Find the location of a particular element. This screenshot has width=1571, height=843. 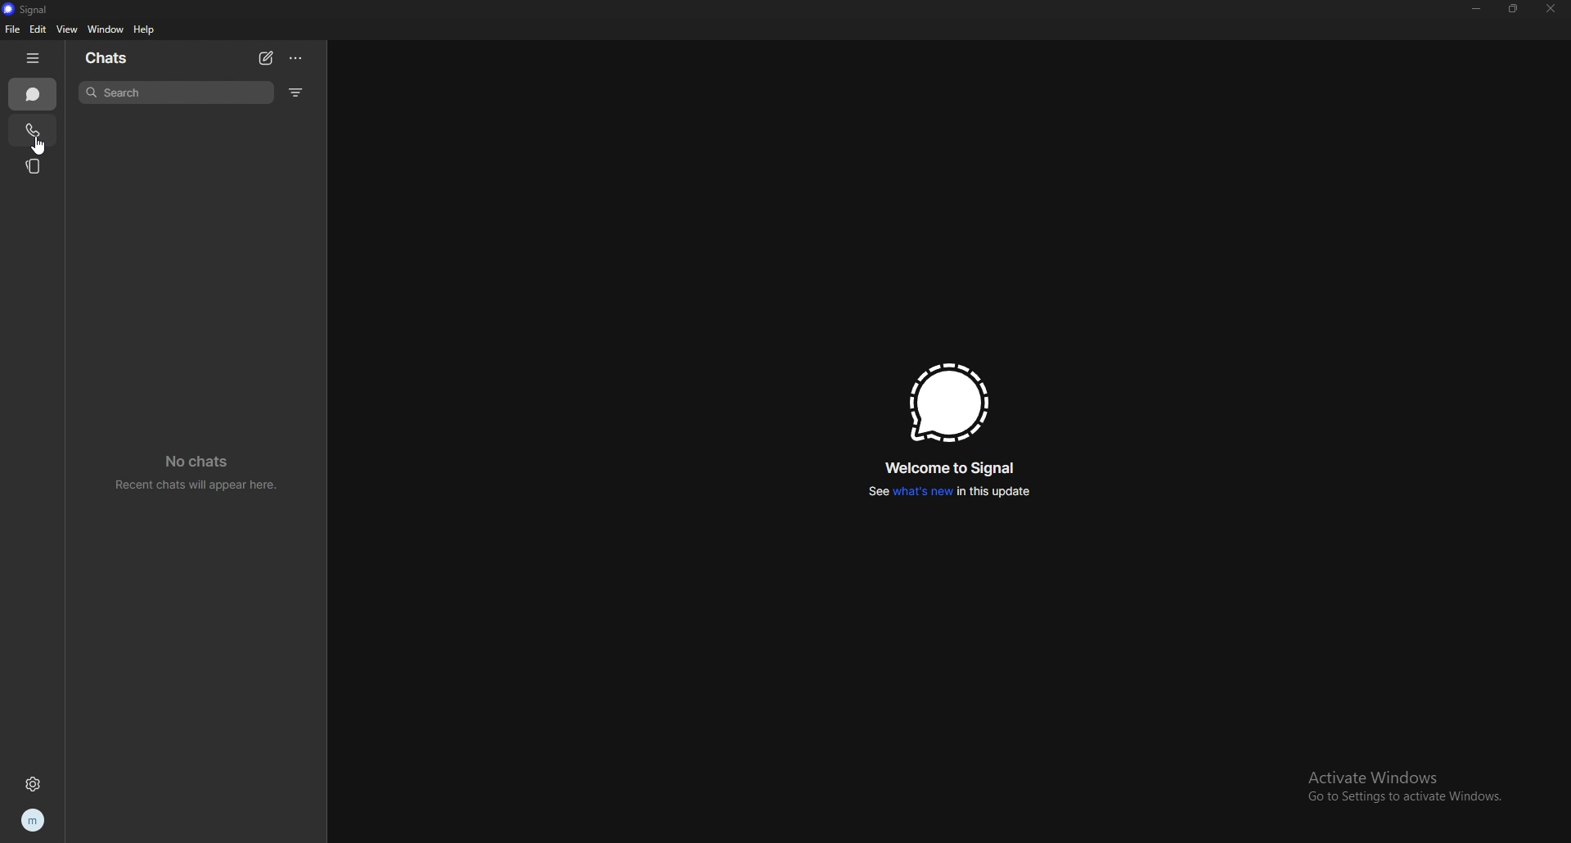

no chats recent chats will appear here is located at coordinates (195, 473).